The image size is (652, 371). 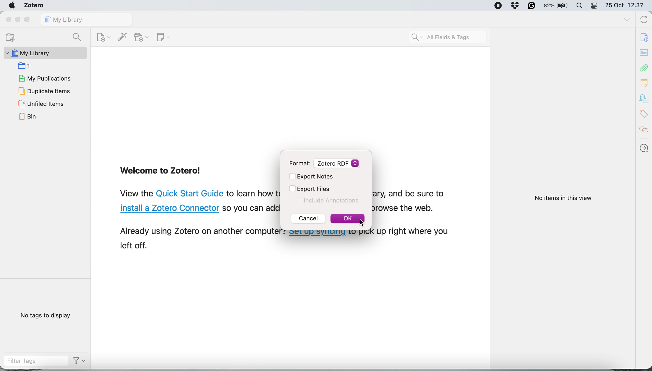 What do you see at coordinates (556, 5) in the screenshot?
I see `82% battery` at bounding box center [556, 5].